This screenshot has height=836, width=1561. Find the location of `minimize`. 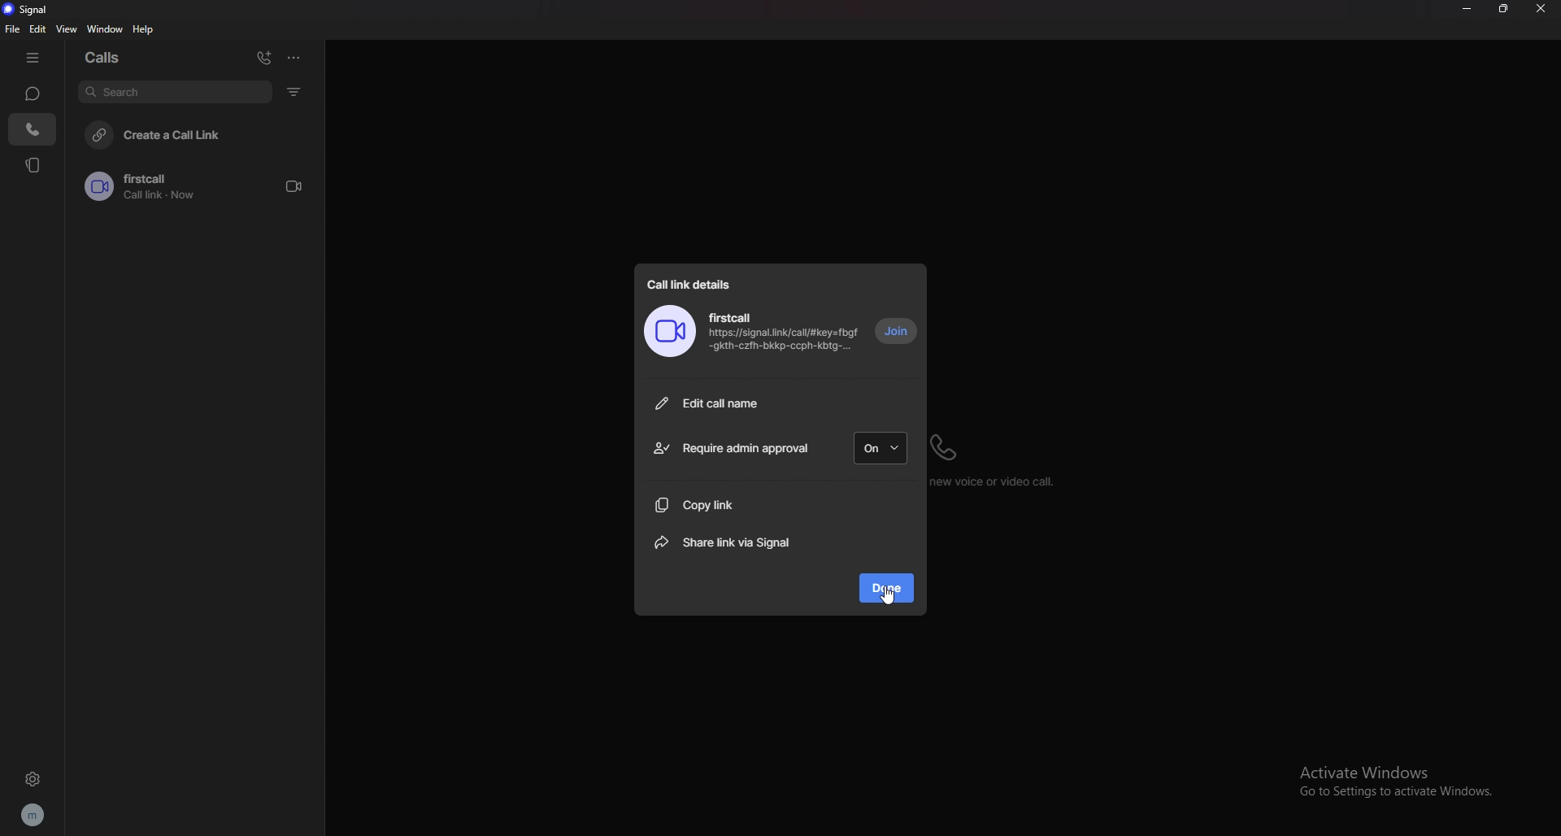

minimize is located at coordinates (1466, 9).